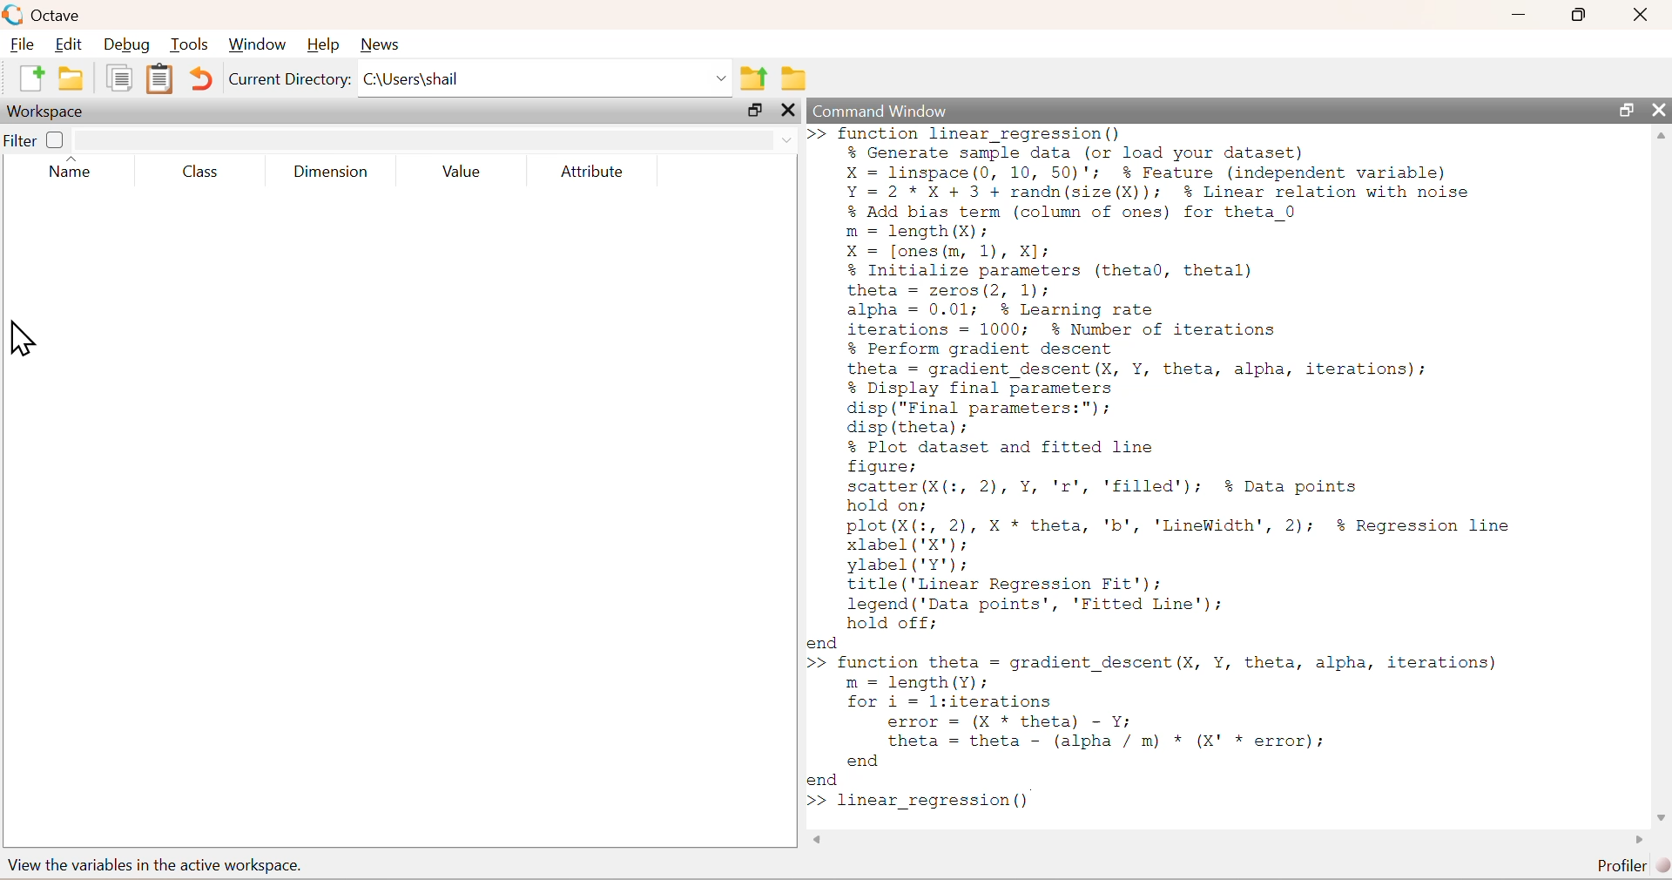 The image size is (1672, 880). What do you see at coordinates (159, 80) in the screenshot?
I see `document clipboard` at bounding box center [159, 80].